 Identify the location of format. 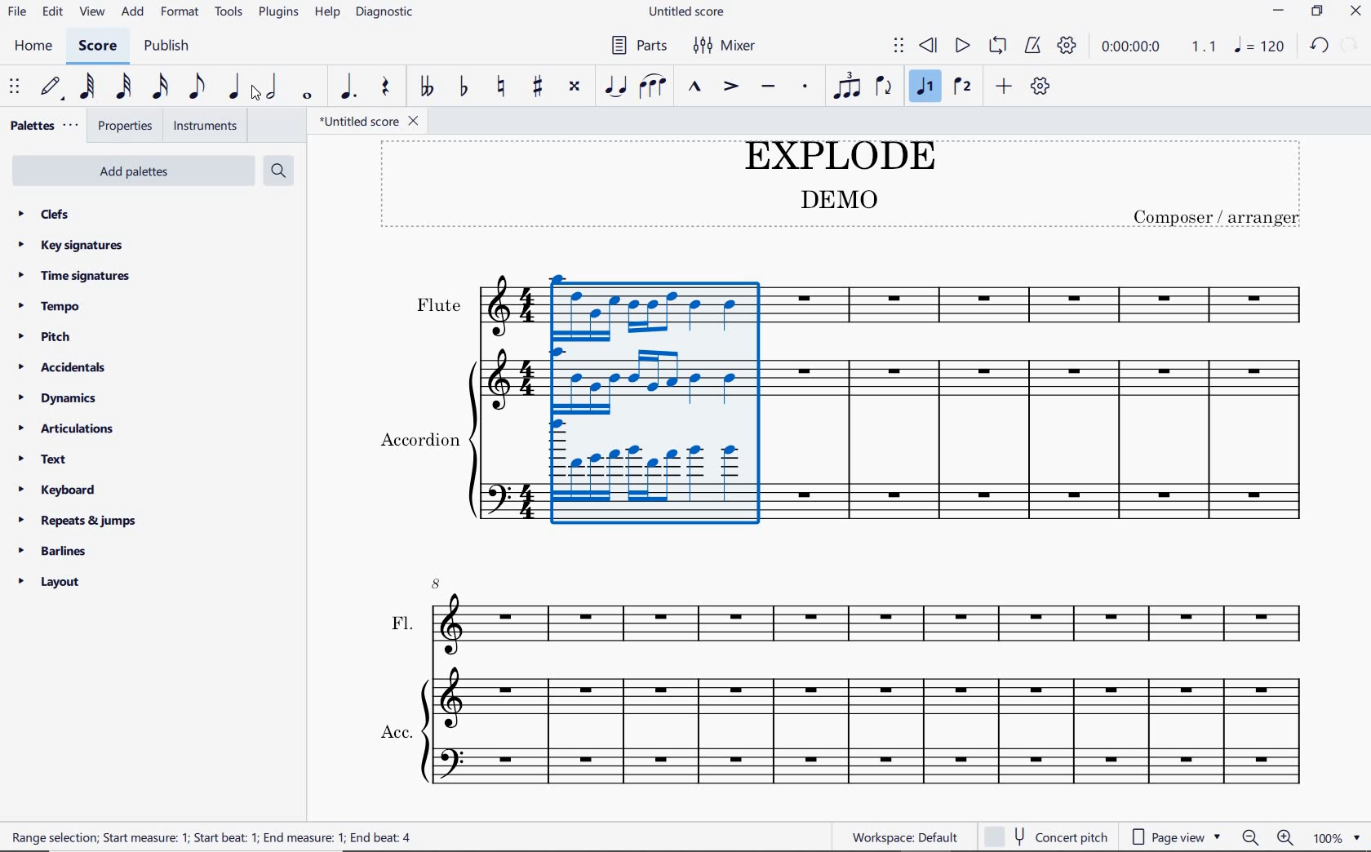
(180, 13).